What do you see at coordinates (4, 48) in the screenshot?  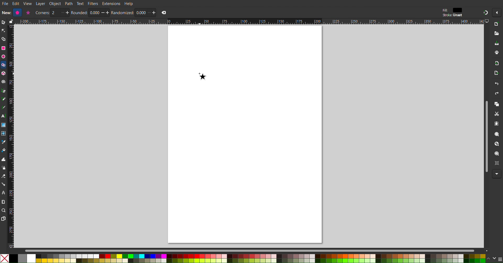 I see `Rectangle Tool` at bounding box center [4, 48].